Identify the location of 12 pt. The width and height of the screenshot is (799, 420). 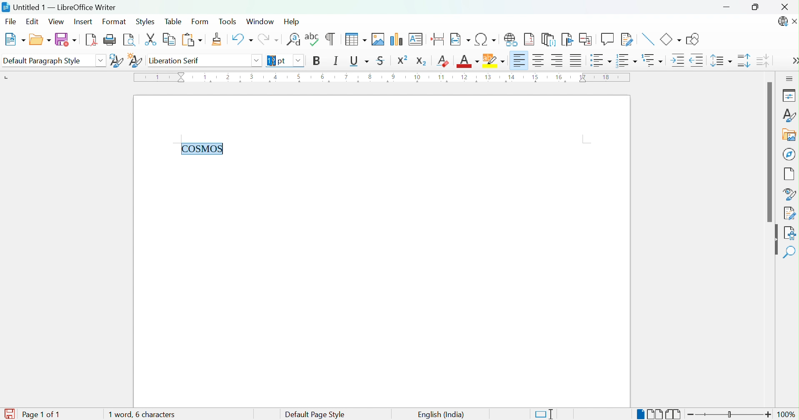
(276, 61).